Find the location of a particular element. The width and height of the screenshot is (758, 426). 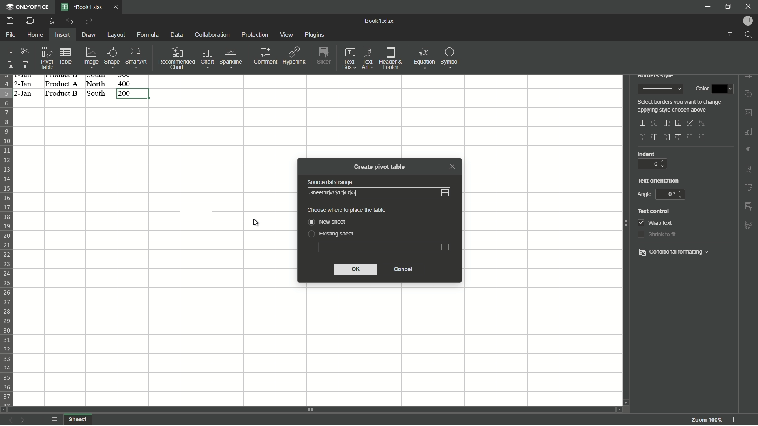

Table is located at coordinates (66, 56).